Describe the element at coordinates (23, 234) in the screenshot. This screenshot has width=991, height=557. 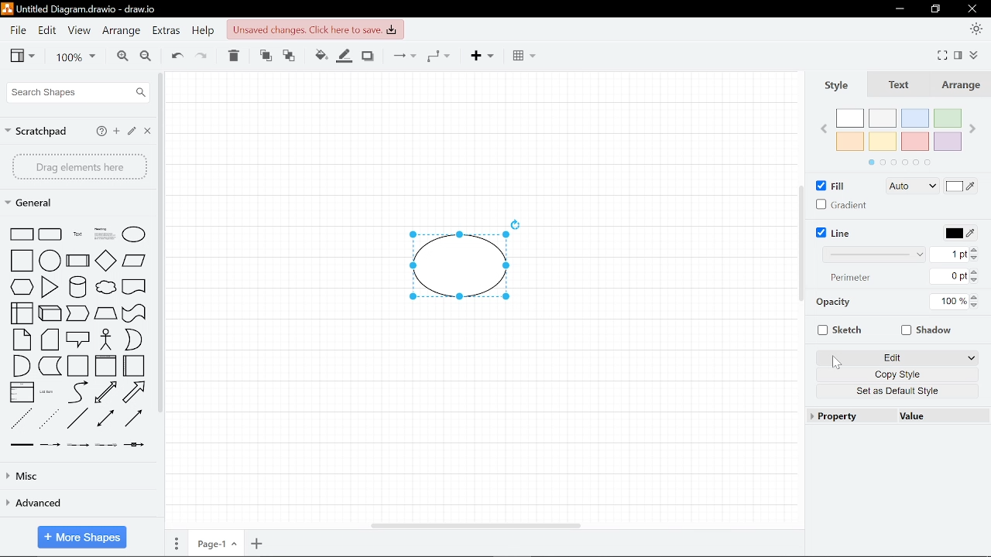
I see `rectangle` at that location.